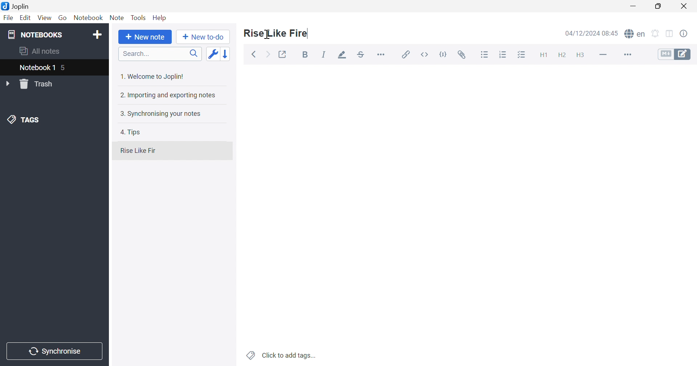  What do you see at coordinates (635, 6) in the screenshot?
I see `Minimize` at bounding box center [635, 6].